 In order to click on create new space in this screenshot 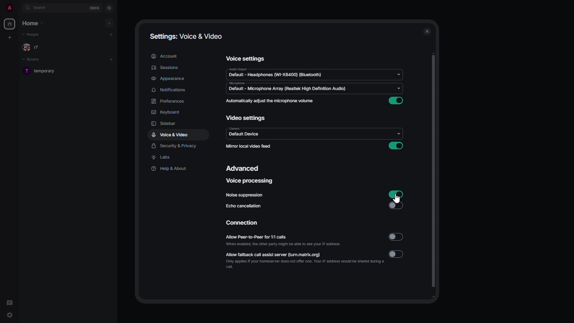, I will do `click(10, 37)`.